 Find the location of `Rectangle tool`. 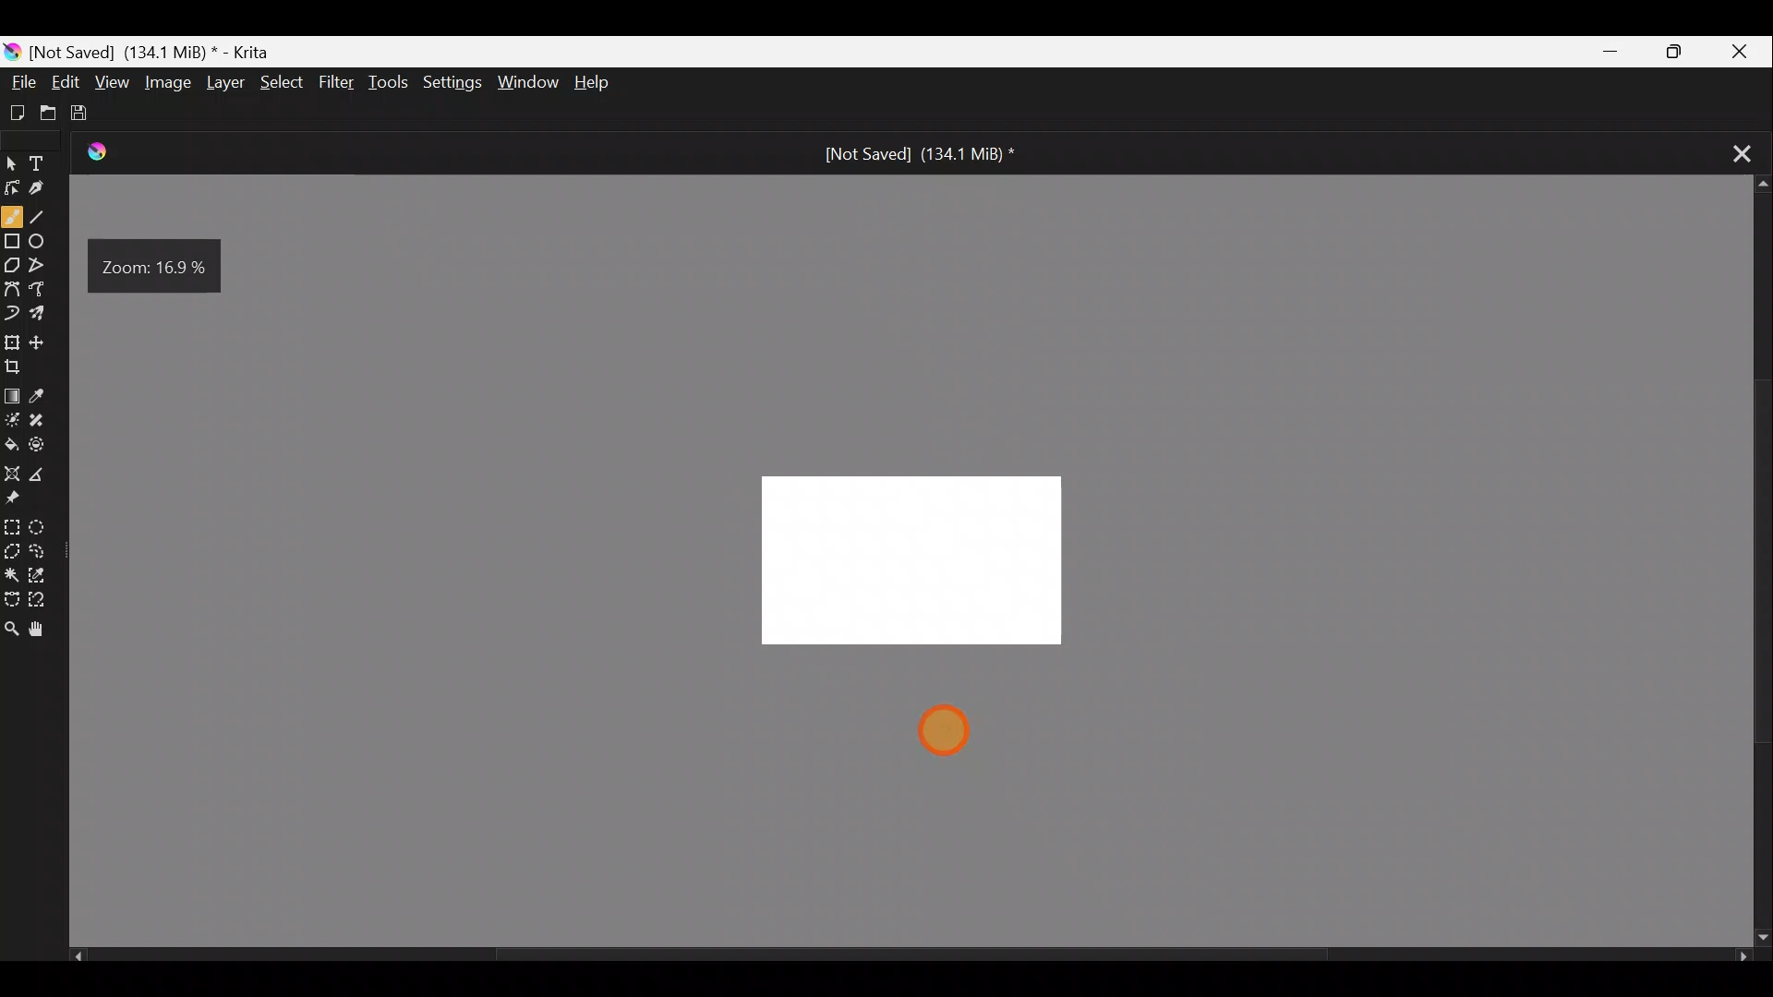

Rectangle tool is located at coordinates (13, 244).